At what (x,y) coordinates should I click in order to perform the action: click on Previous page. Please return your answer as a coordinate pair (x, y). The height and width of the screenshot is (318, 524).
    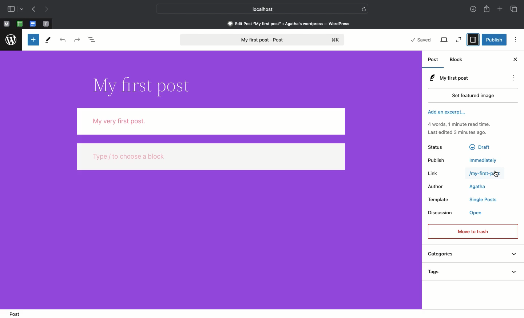
    Looking at the image, I should click on (33, 9).